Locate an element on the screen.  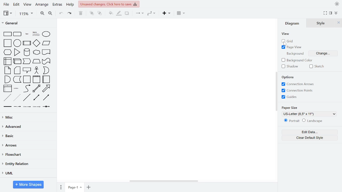
general is located at coordinates (27, 23).